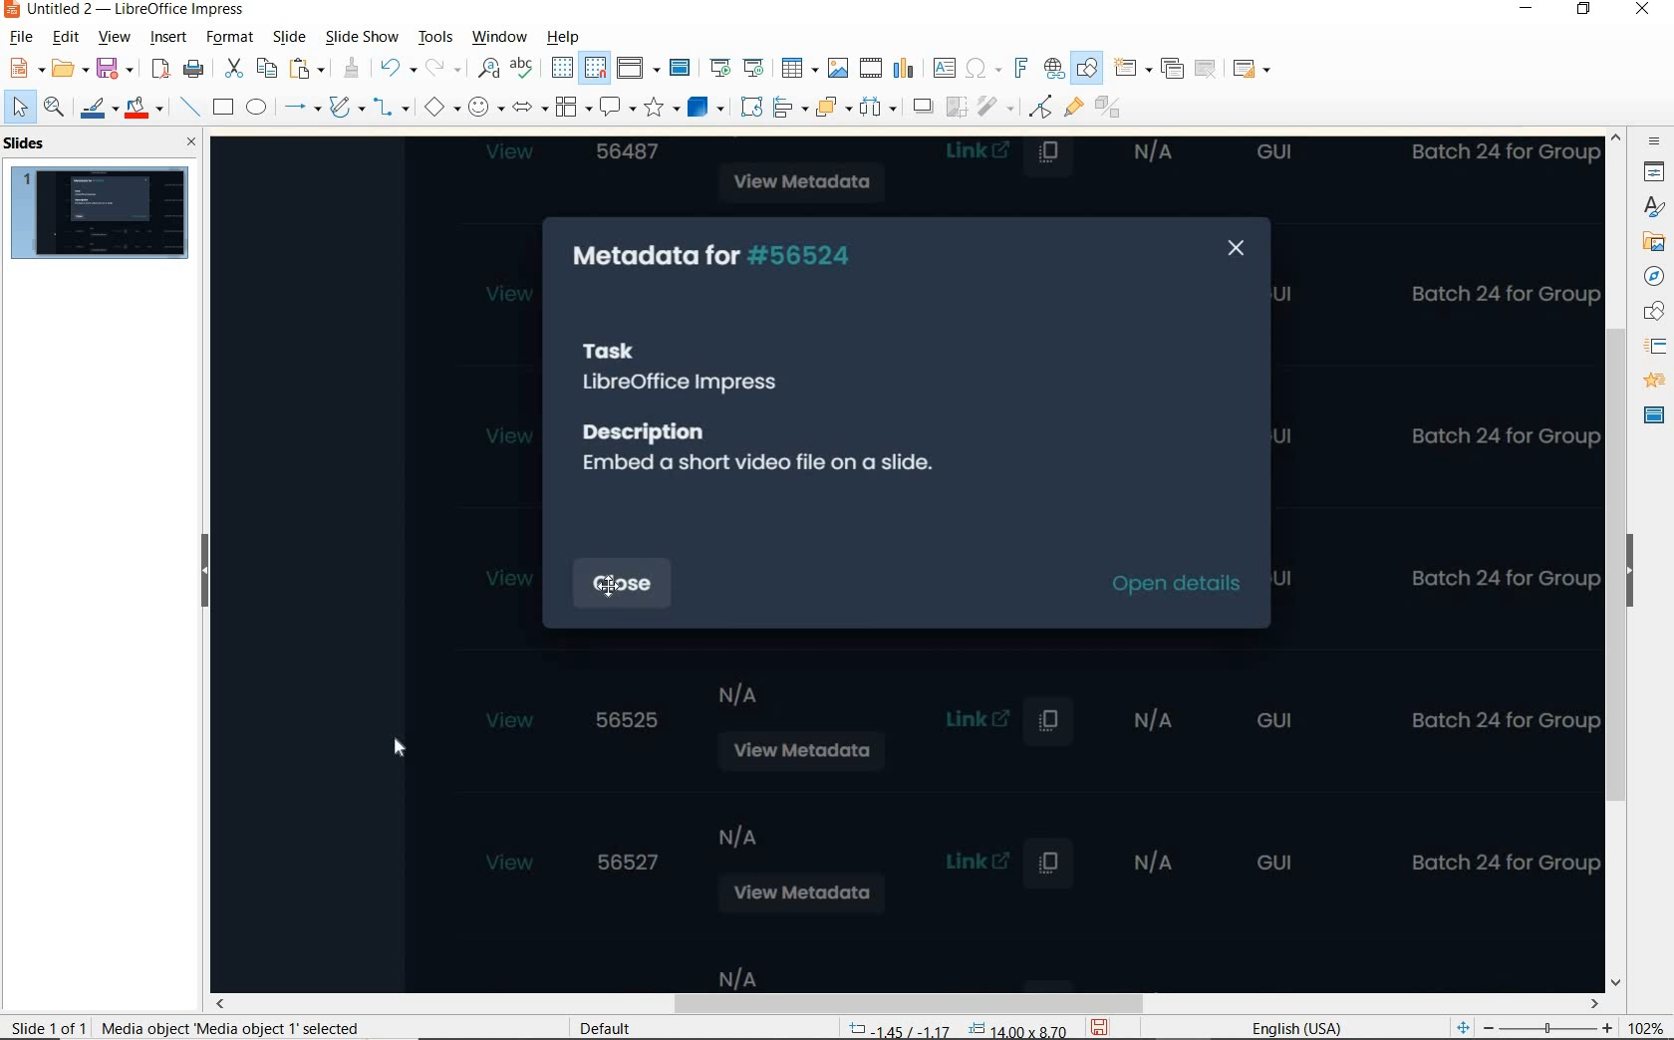 This screenshot has height=1040, width=1674. What do you see at coordinates (441, 106) in the screenshot?
I see `BASIC SHAPES` at bounding box center [441, 106].